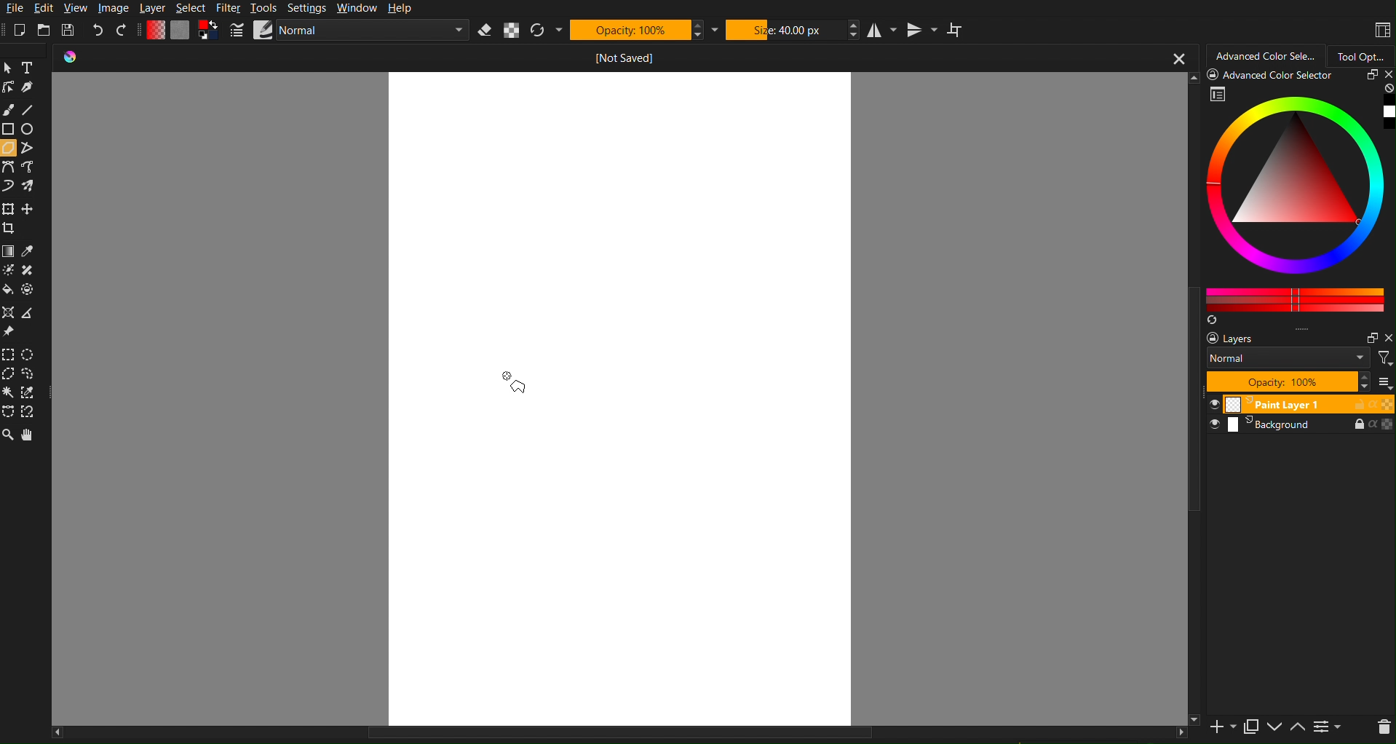 Image resolution: width=1396 pixels, height=744 pixels. I want to click on crop the image to an area, so click(12, 228).